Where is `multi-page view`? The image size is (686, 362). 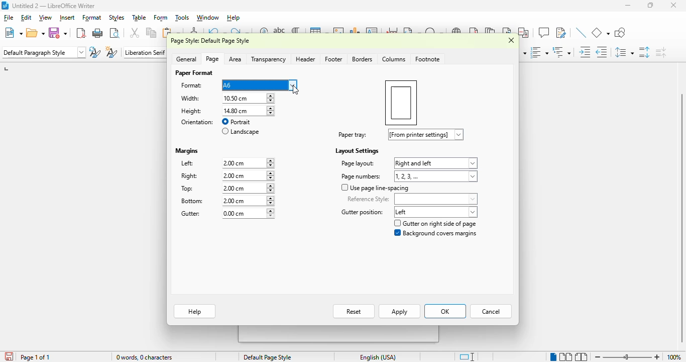
multi-page view is located at coordinates (565, 357).